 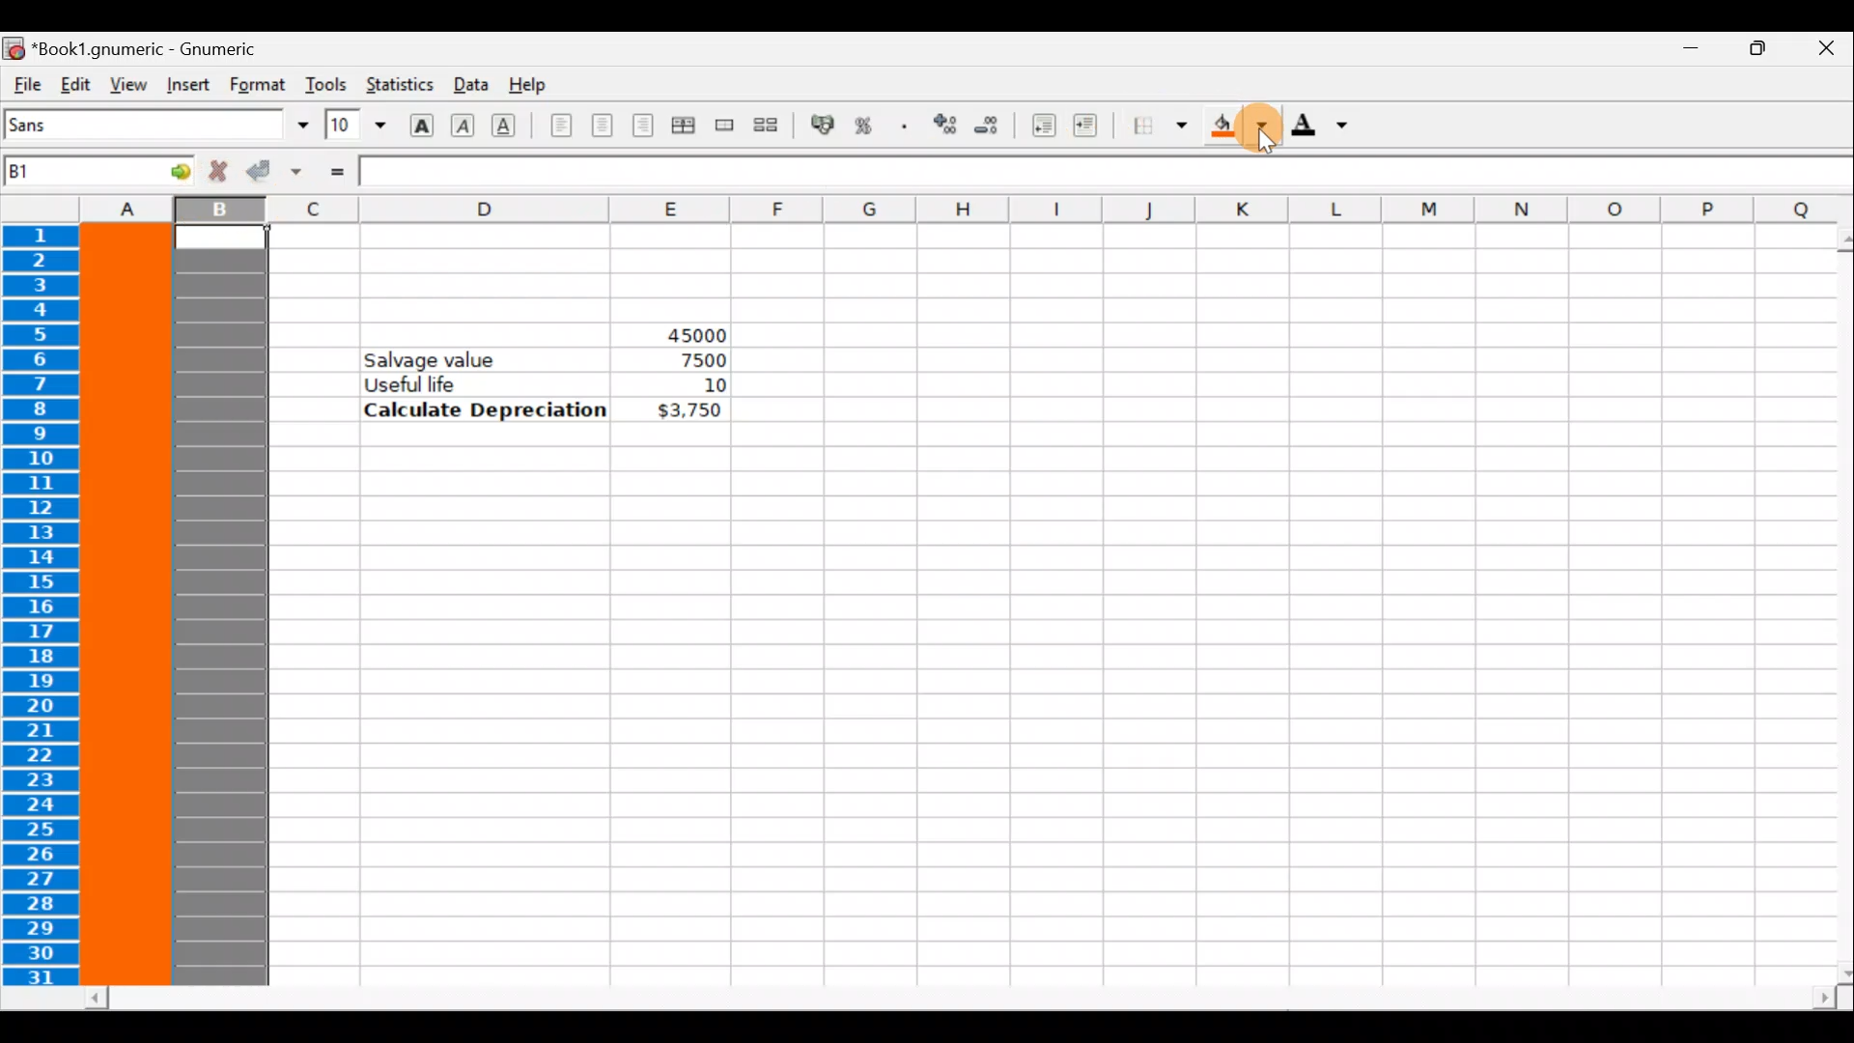 What do you see at coordinates (75, 83) in the screenshot?
I see `Edit` at bounding box center [75, 83].